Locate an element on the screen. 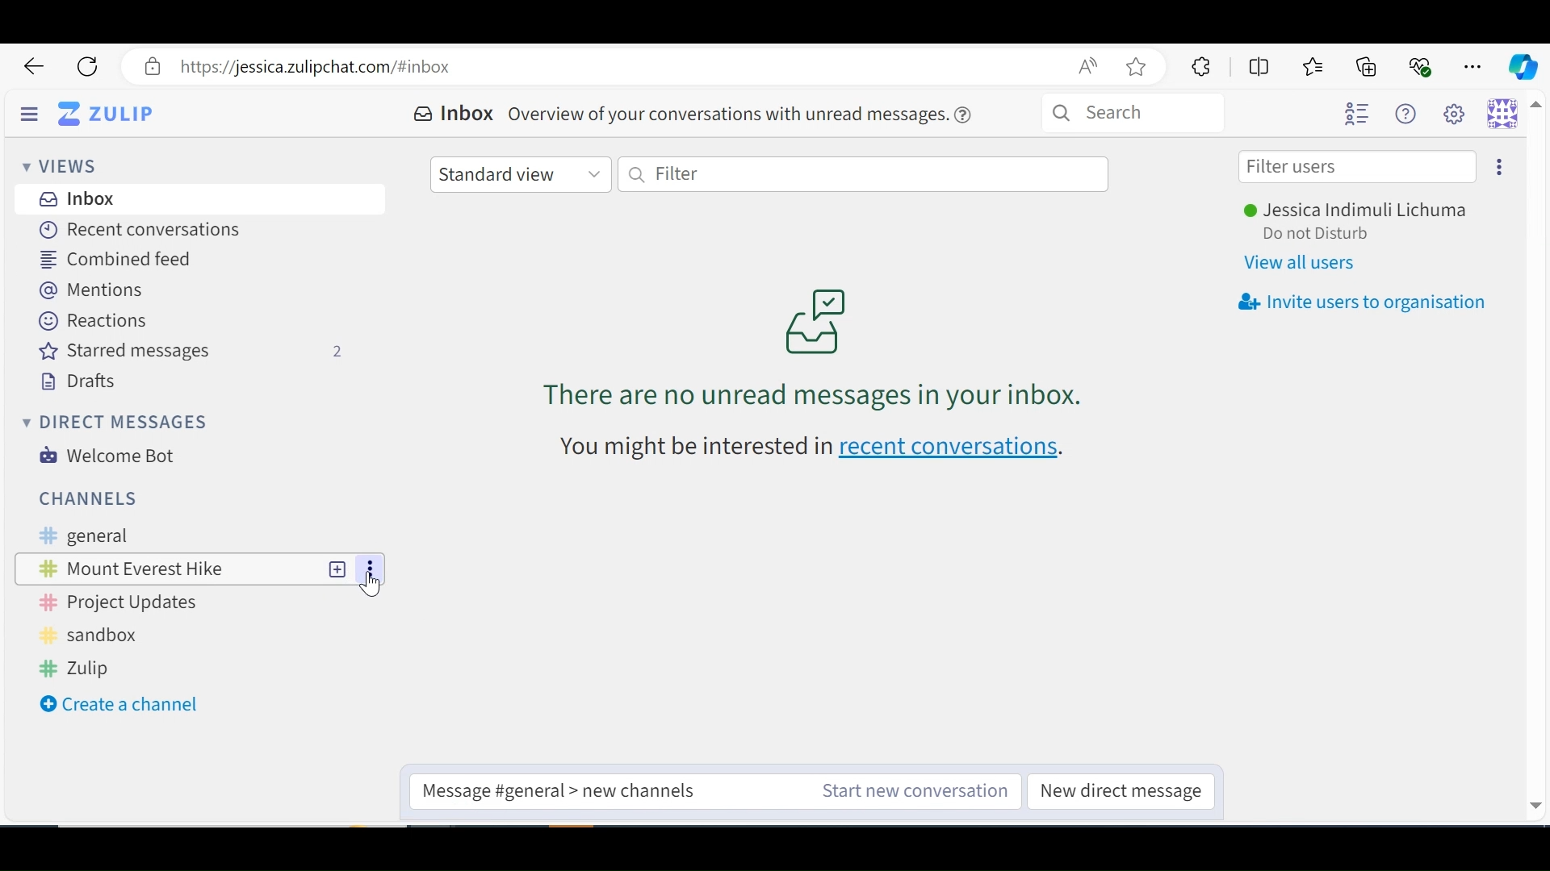 The width and height of the screenshot is (1550, 871).  is located at coordinates (1528, 65).